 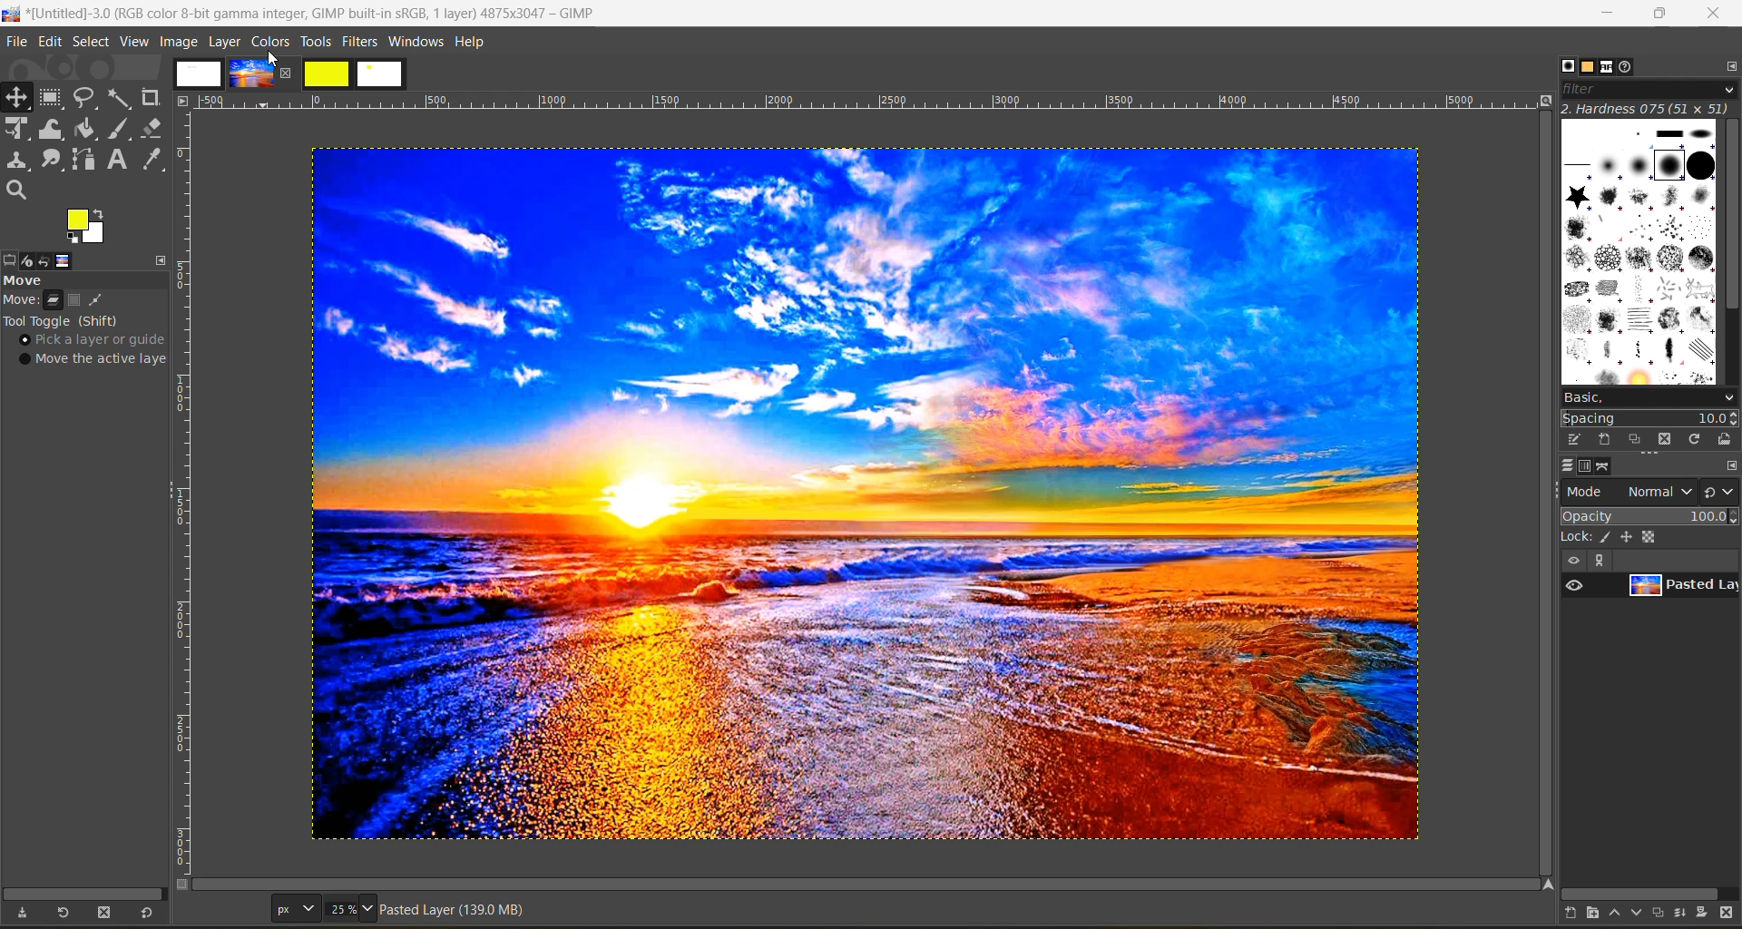 What do you see at coordinates (37, 279) in the screenshot?
I see `move` at bounding box center [37, 279].